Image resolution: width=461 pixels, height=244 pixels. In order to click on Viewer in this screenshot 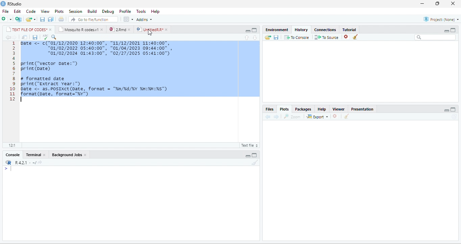, I will do `click(338, 109)`.